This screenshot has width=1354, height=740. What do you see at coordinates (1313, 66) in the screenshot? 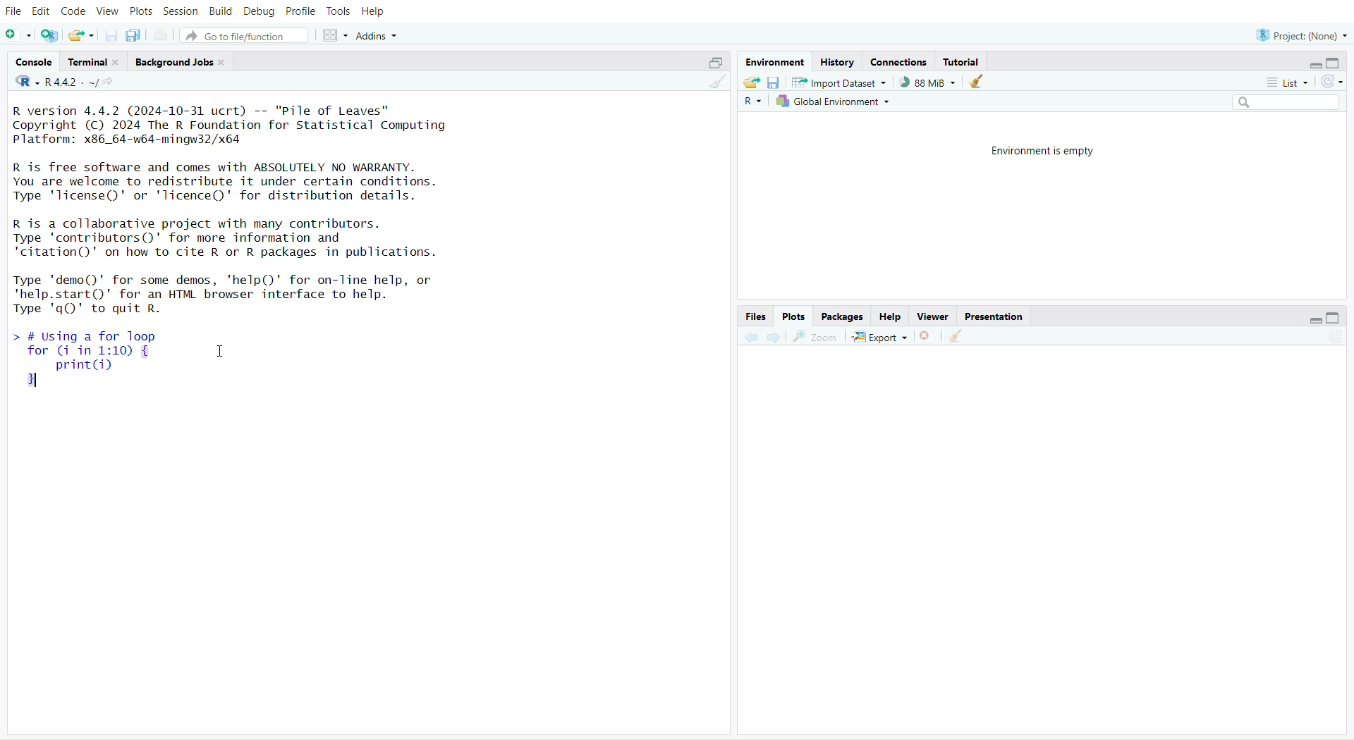
I see `expand` at bounding box center [1313, 66].